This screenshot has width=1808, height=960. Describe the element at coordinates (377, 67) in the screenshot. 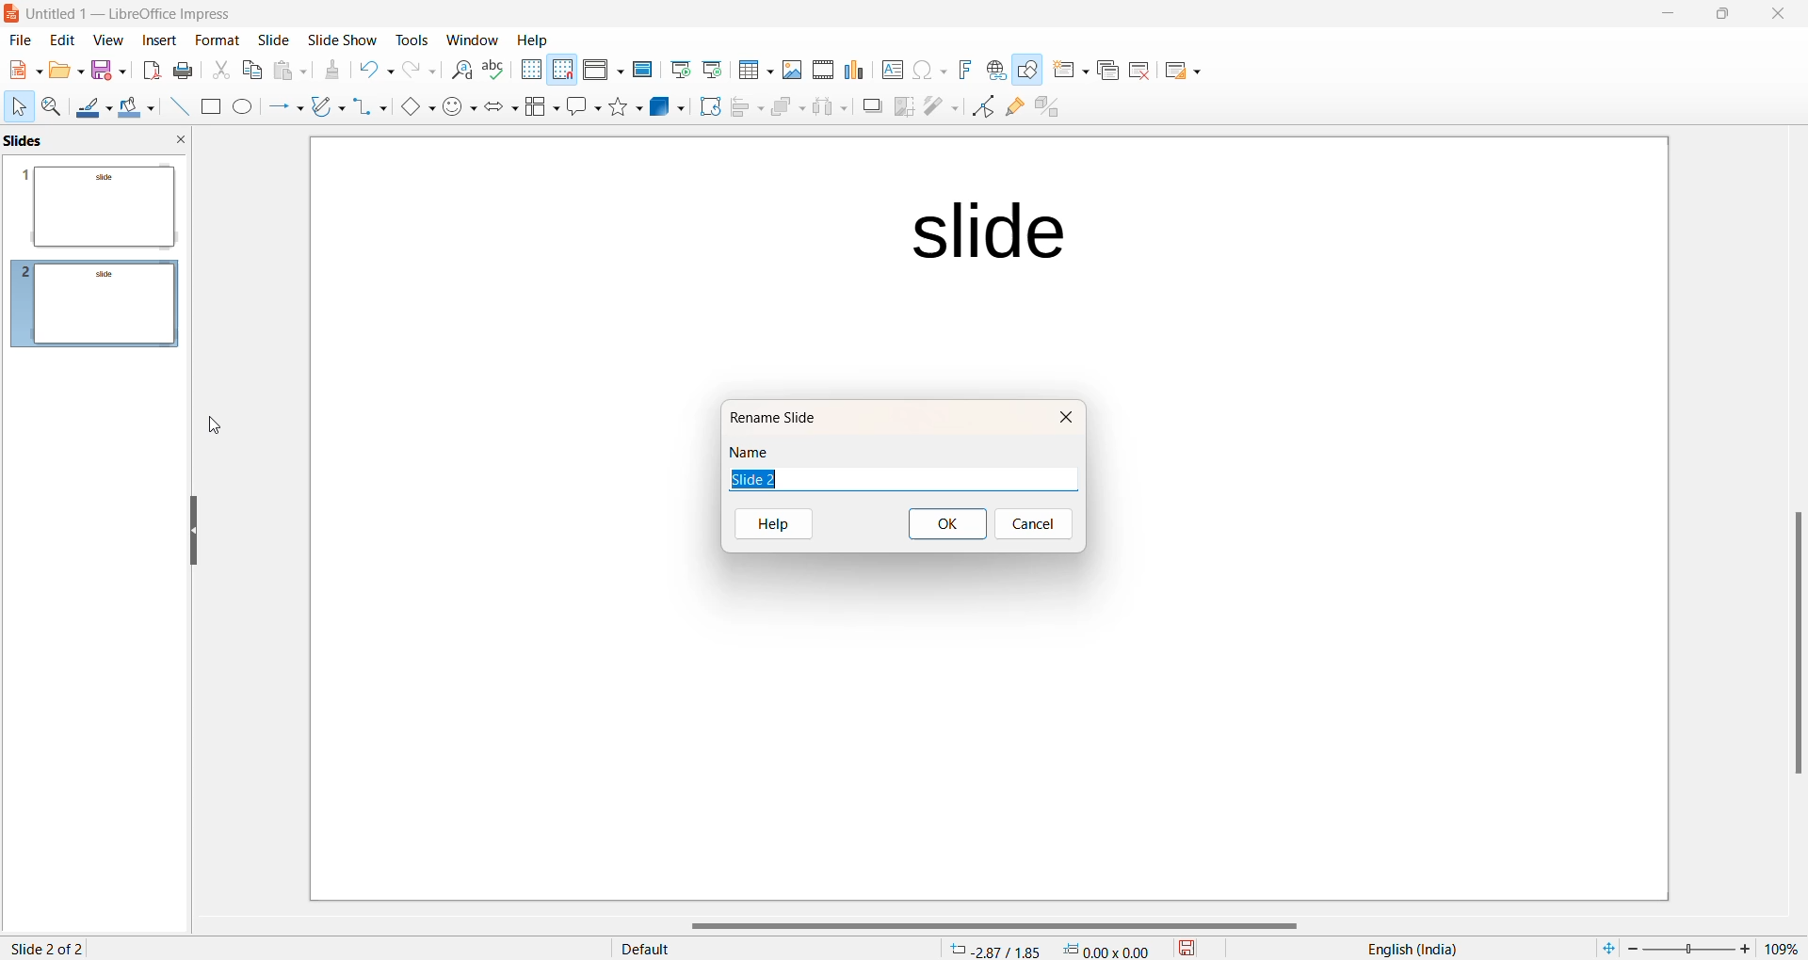

I see `Undo` at that location.